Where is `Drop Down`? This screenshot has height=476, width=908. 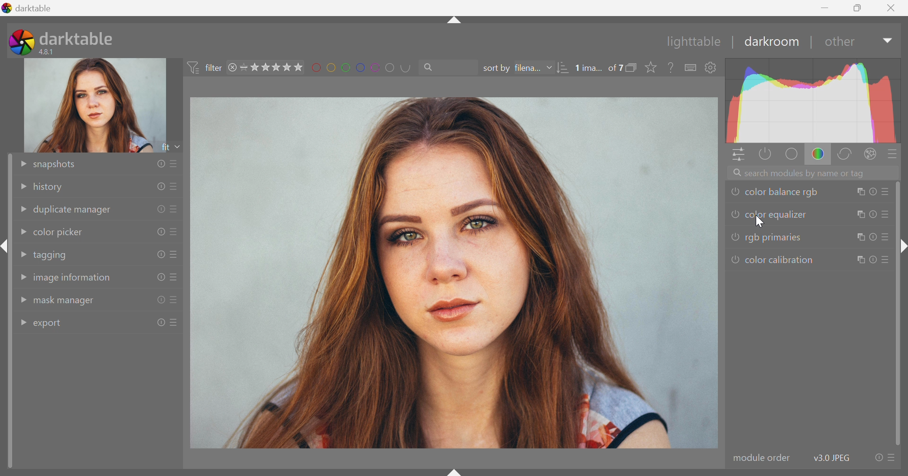
Drop Down is located at coordinates (22, 321).